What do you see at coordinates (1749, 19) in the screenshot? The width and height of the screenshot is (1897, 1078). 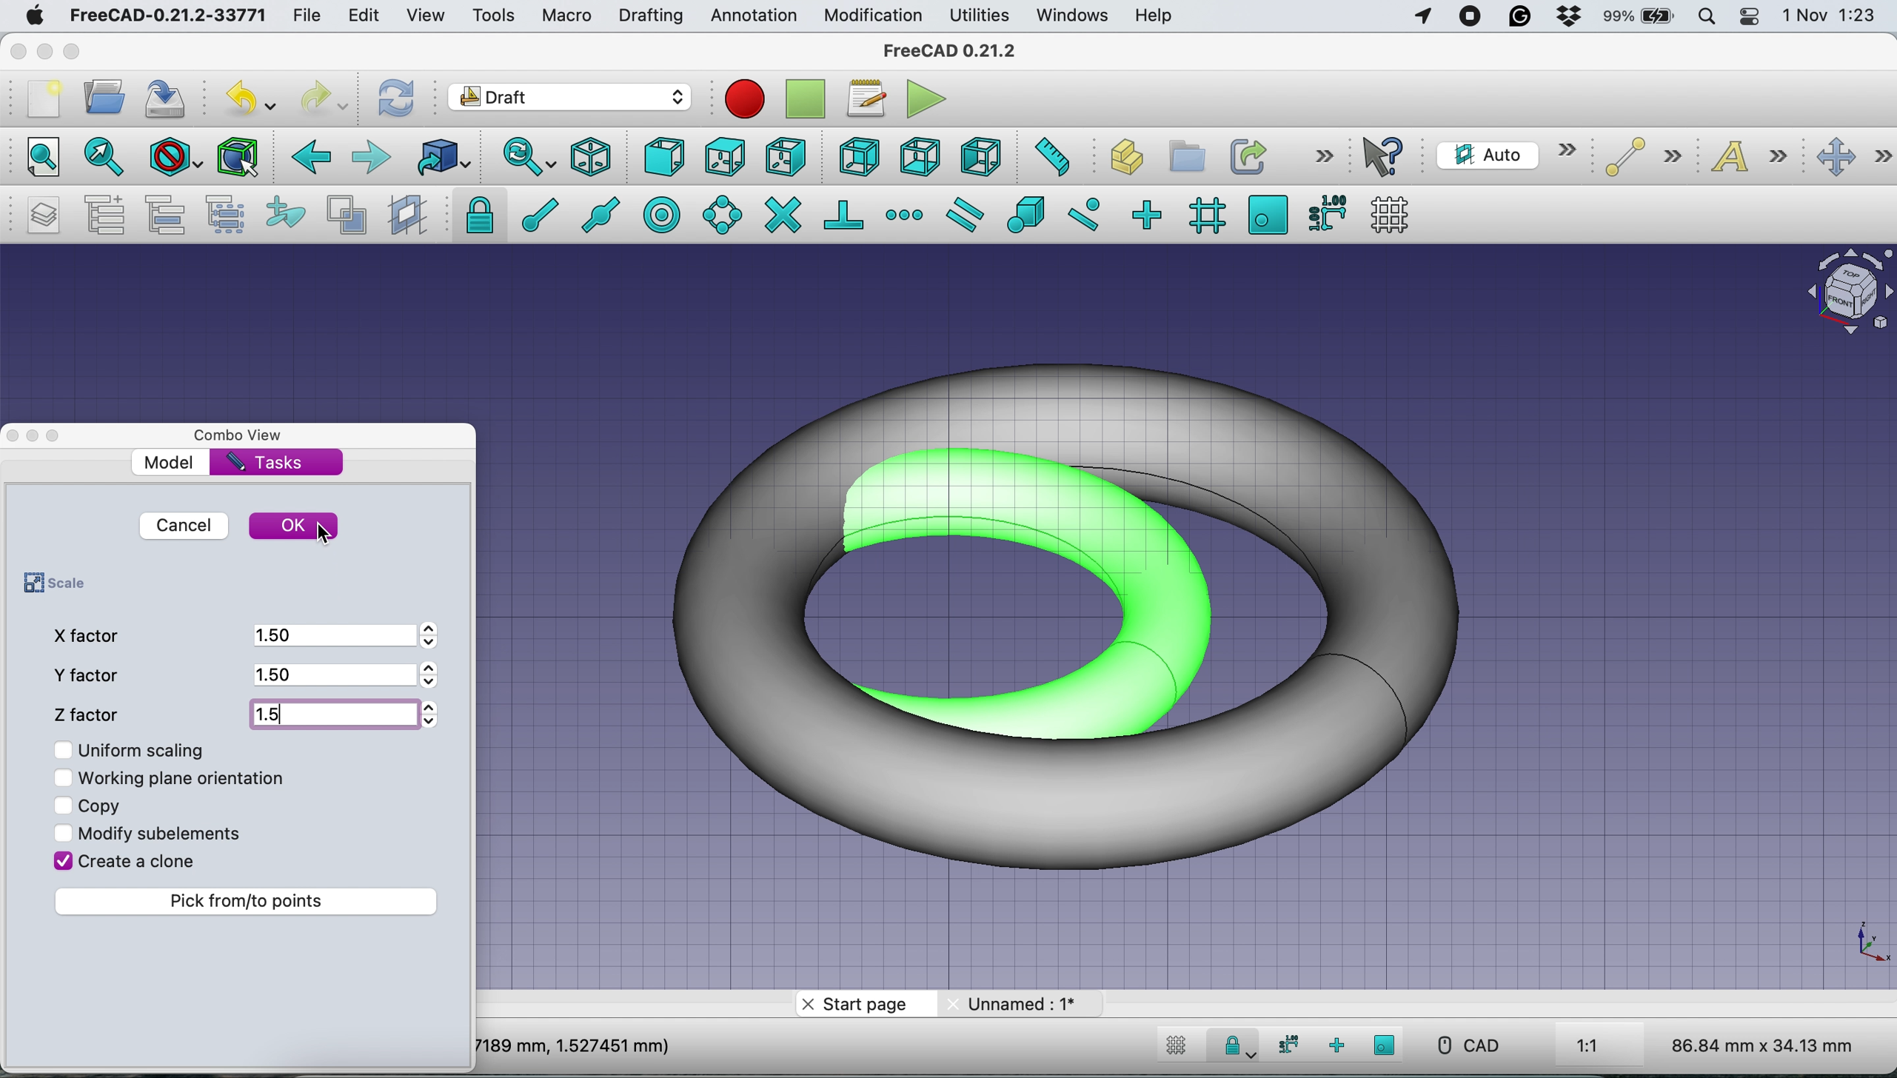 I see `control center` at bounding box center [1749, 19].